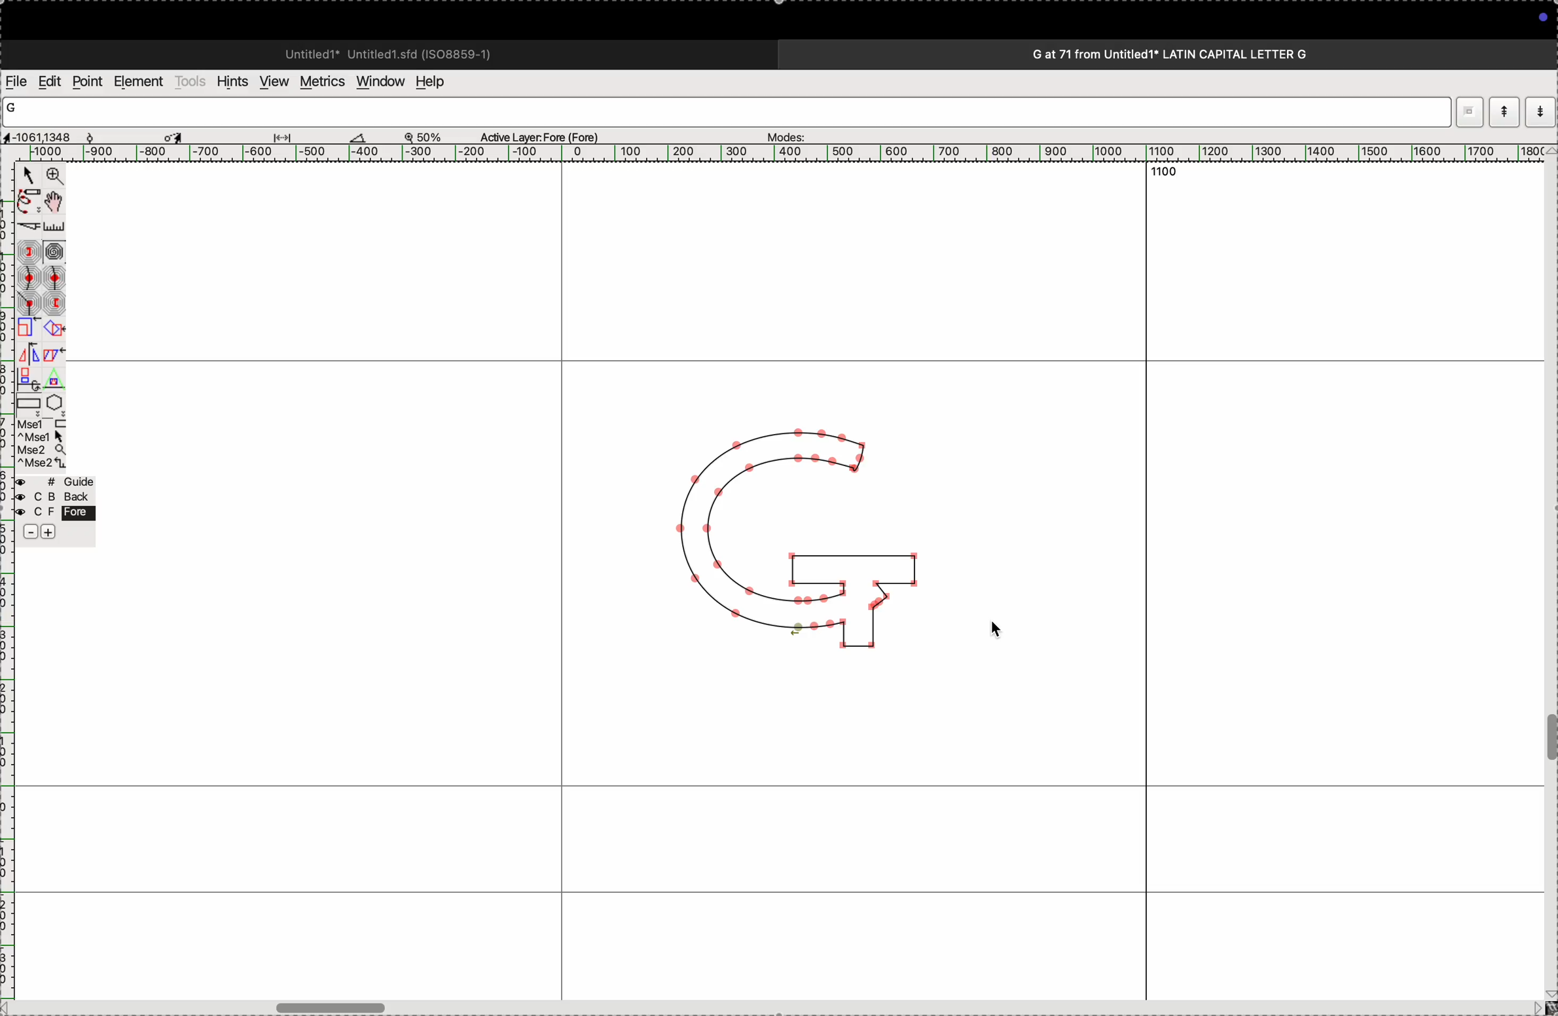  What do you see at coordinates (29, 278) in the screenshot?
I see `gentle curve` at bounding box center [29, 278].